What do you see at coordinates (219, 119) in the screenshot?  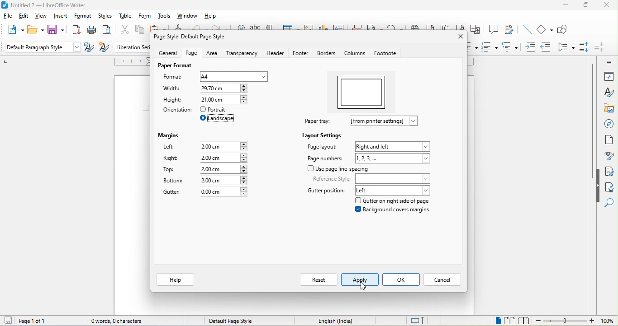 I see `select landscape orientation` at bounding box center [219, 119].